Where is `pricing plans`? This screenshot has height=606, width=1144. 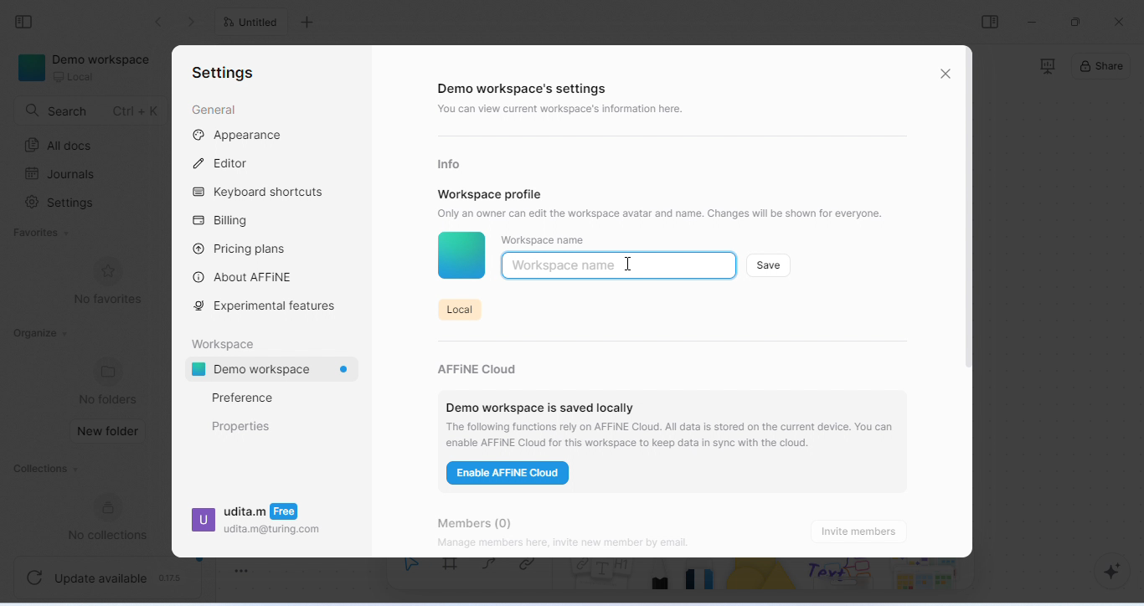
pricing plans is located at coordinates (240, 248).